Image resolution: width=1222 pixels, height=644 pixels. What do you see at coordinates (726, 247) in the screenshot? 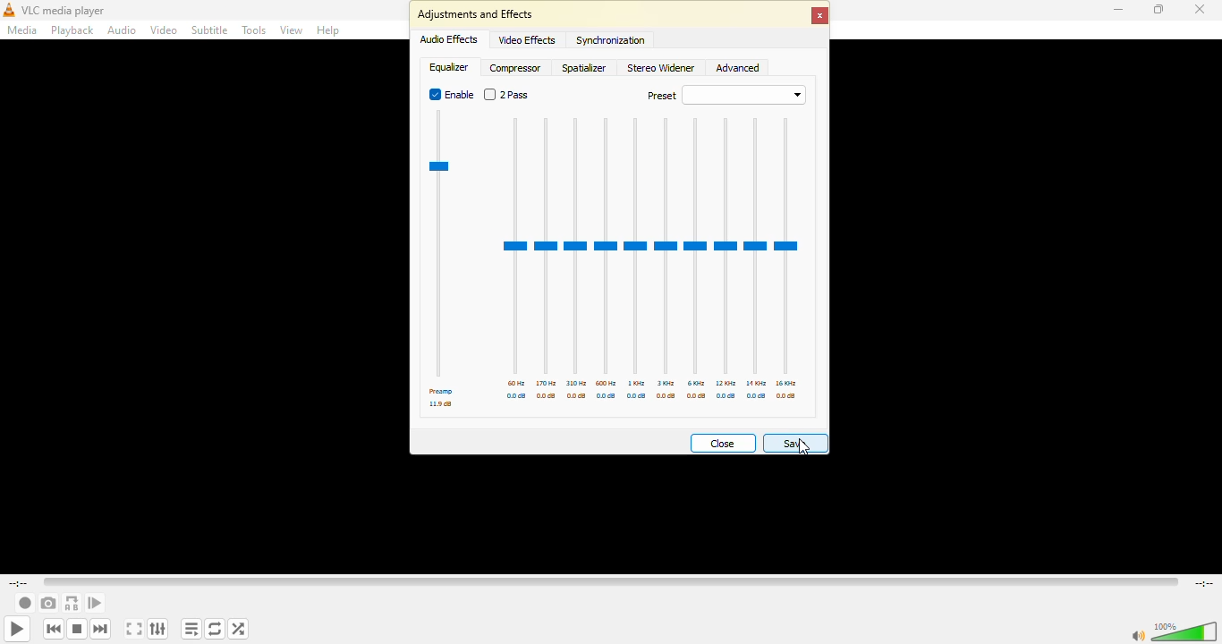
I see `adjustor` at bounding box center [726, 247].